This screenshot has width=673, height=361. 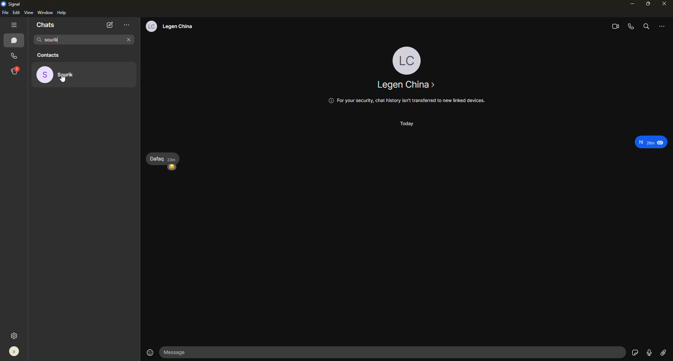 What do you see at coordinates (64, 79) in the screenshot?
I see `cursor` at bounding box center [64, 79].